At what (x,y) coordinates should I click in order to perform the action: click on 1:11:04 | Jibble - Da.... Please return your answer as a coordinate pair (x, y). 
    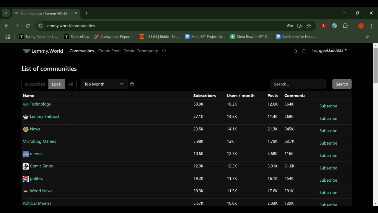
    Looking at the image, I should click on (159, 37).